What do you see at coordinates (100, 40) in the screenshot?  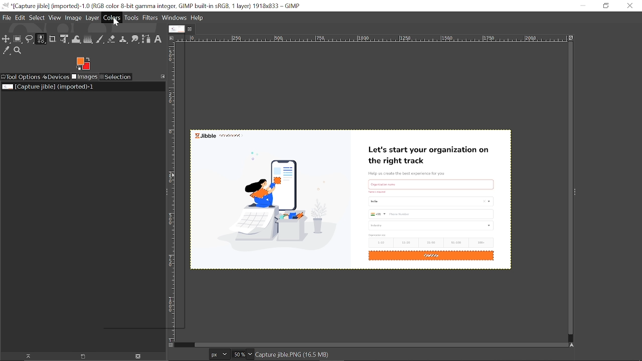 I see `Paintbrush tool` at bounding box center [100, 40].